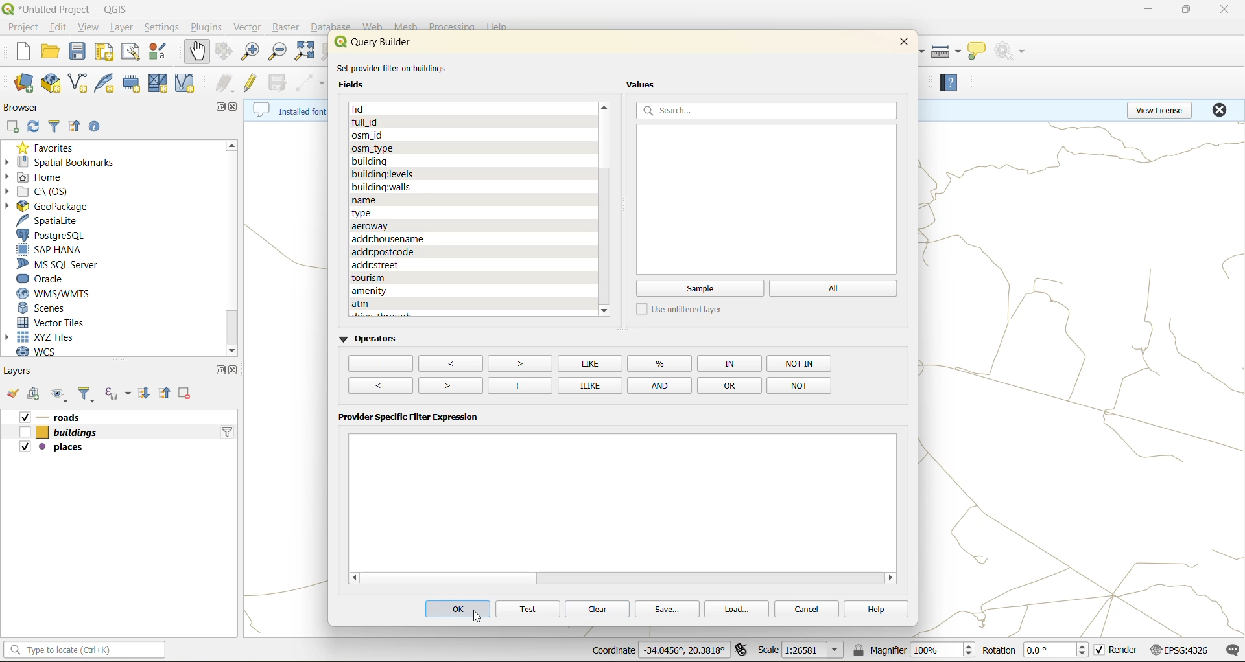  Describe the element at coordinates (1229, 650) in the screenshot. I see `log messages` at that location.